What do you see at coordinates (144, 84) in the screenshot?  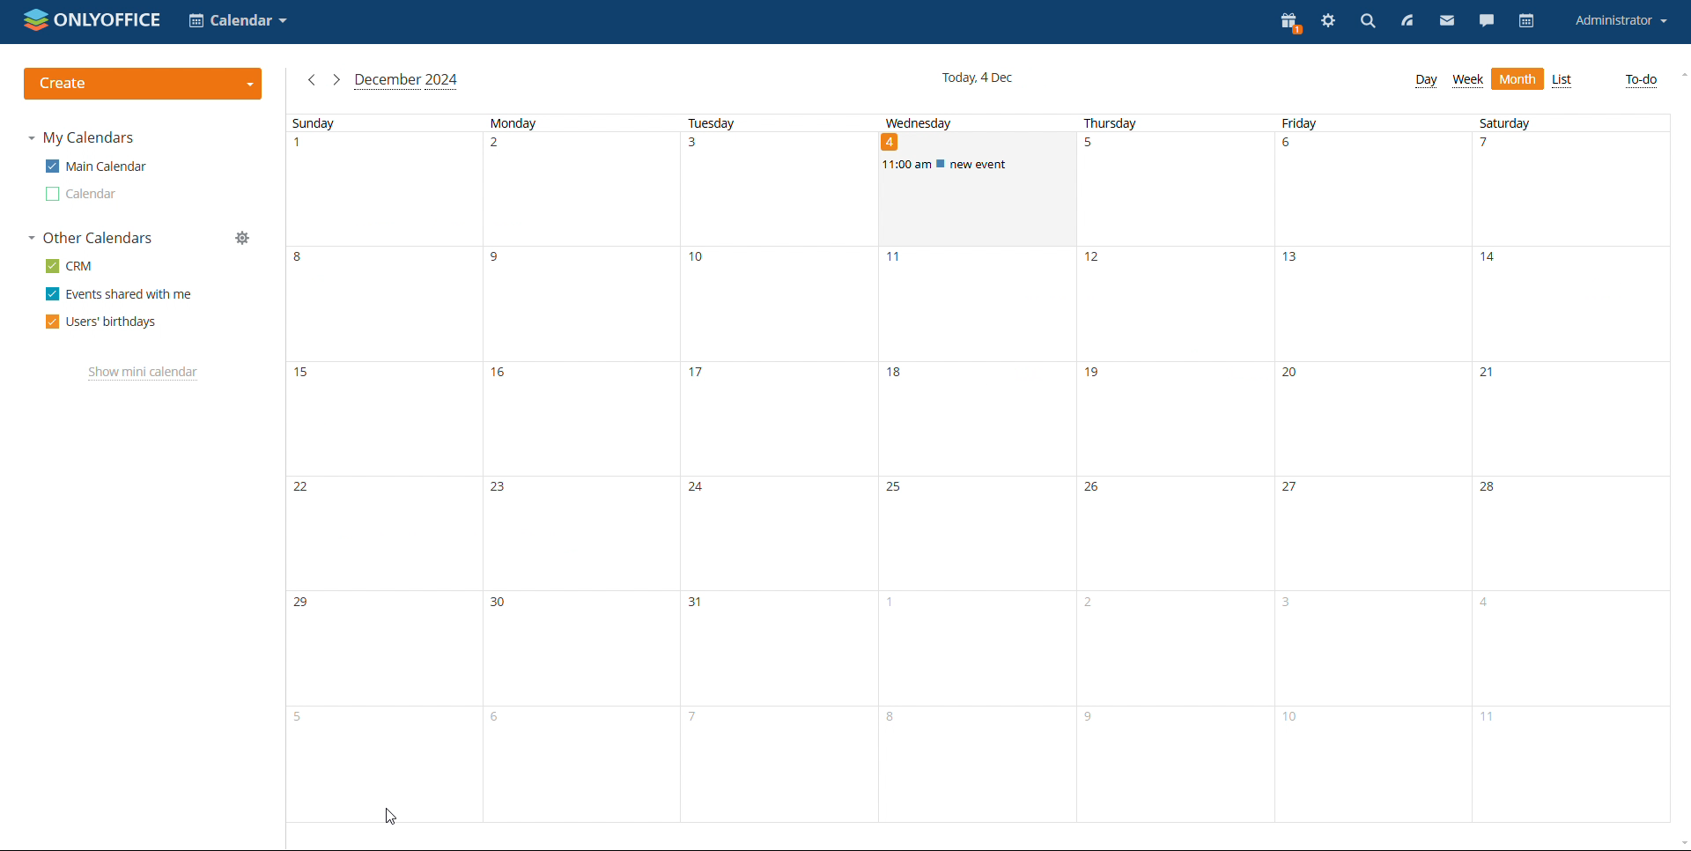 I see `create` at bounding box center [144, 84].